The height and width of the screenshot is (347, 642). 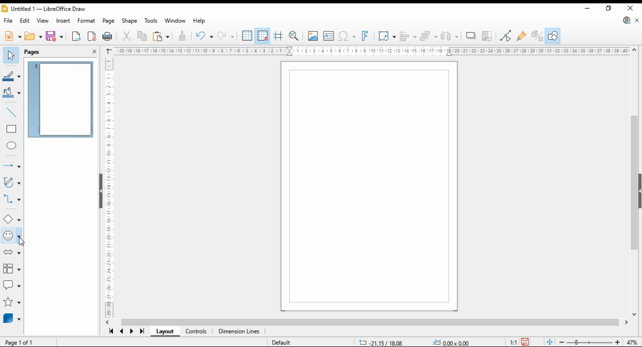 I want to click on help, so click(x=200, y=21).